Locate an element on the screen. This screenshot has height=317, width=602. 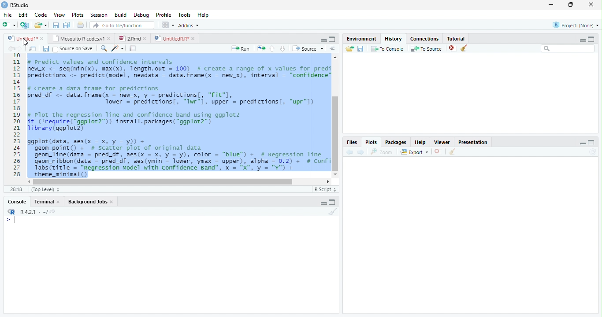
minimize is located at coordinates (582, 145).